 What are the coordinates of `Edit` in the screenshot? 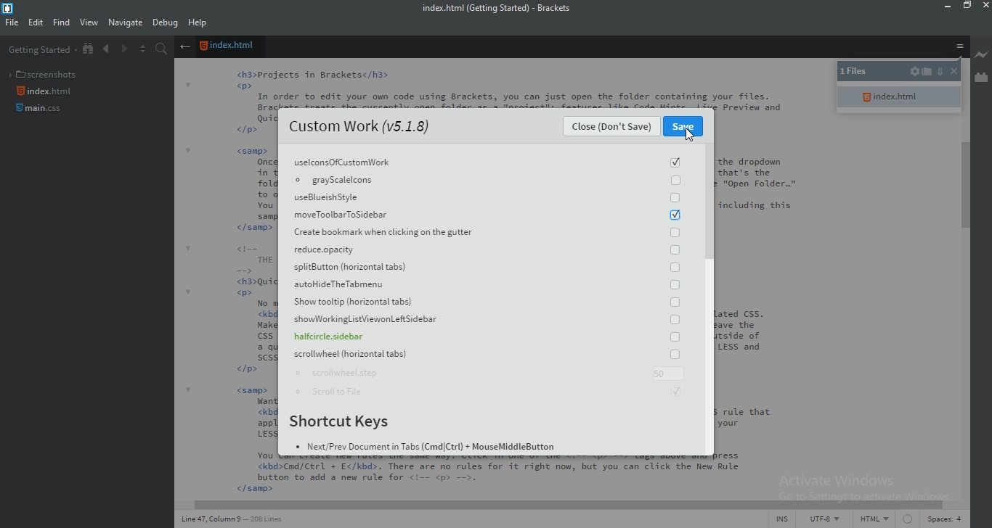 It's located at (36, 24).